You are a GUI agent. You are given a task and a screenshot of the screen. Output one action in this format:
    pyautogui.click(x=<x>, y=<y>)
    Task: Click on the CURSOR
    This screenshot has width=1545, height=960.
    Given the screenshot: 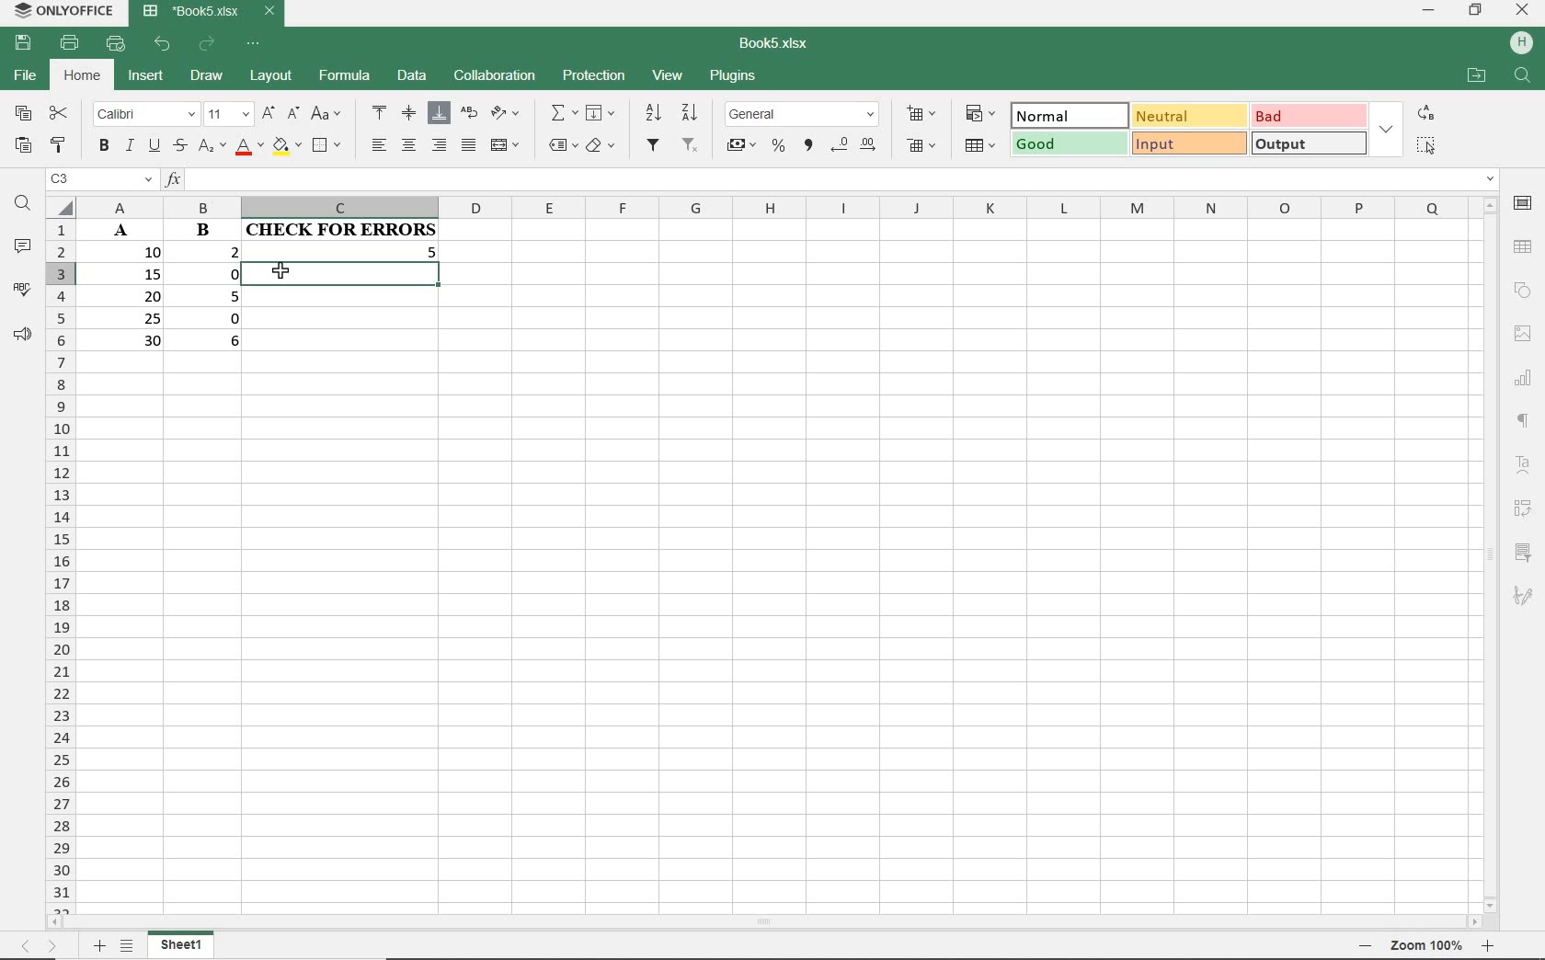 What is the action you would take?
    pyautogui.click(x=284, y=271)
    